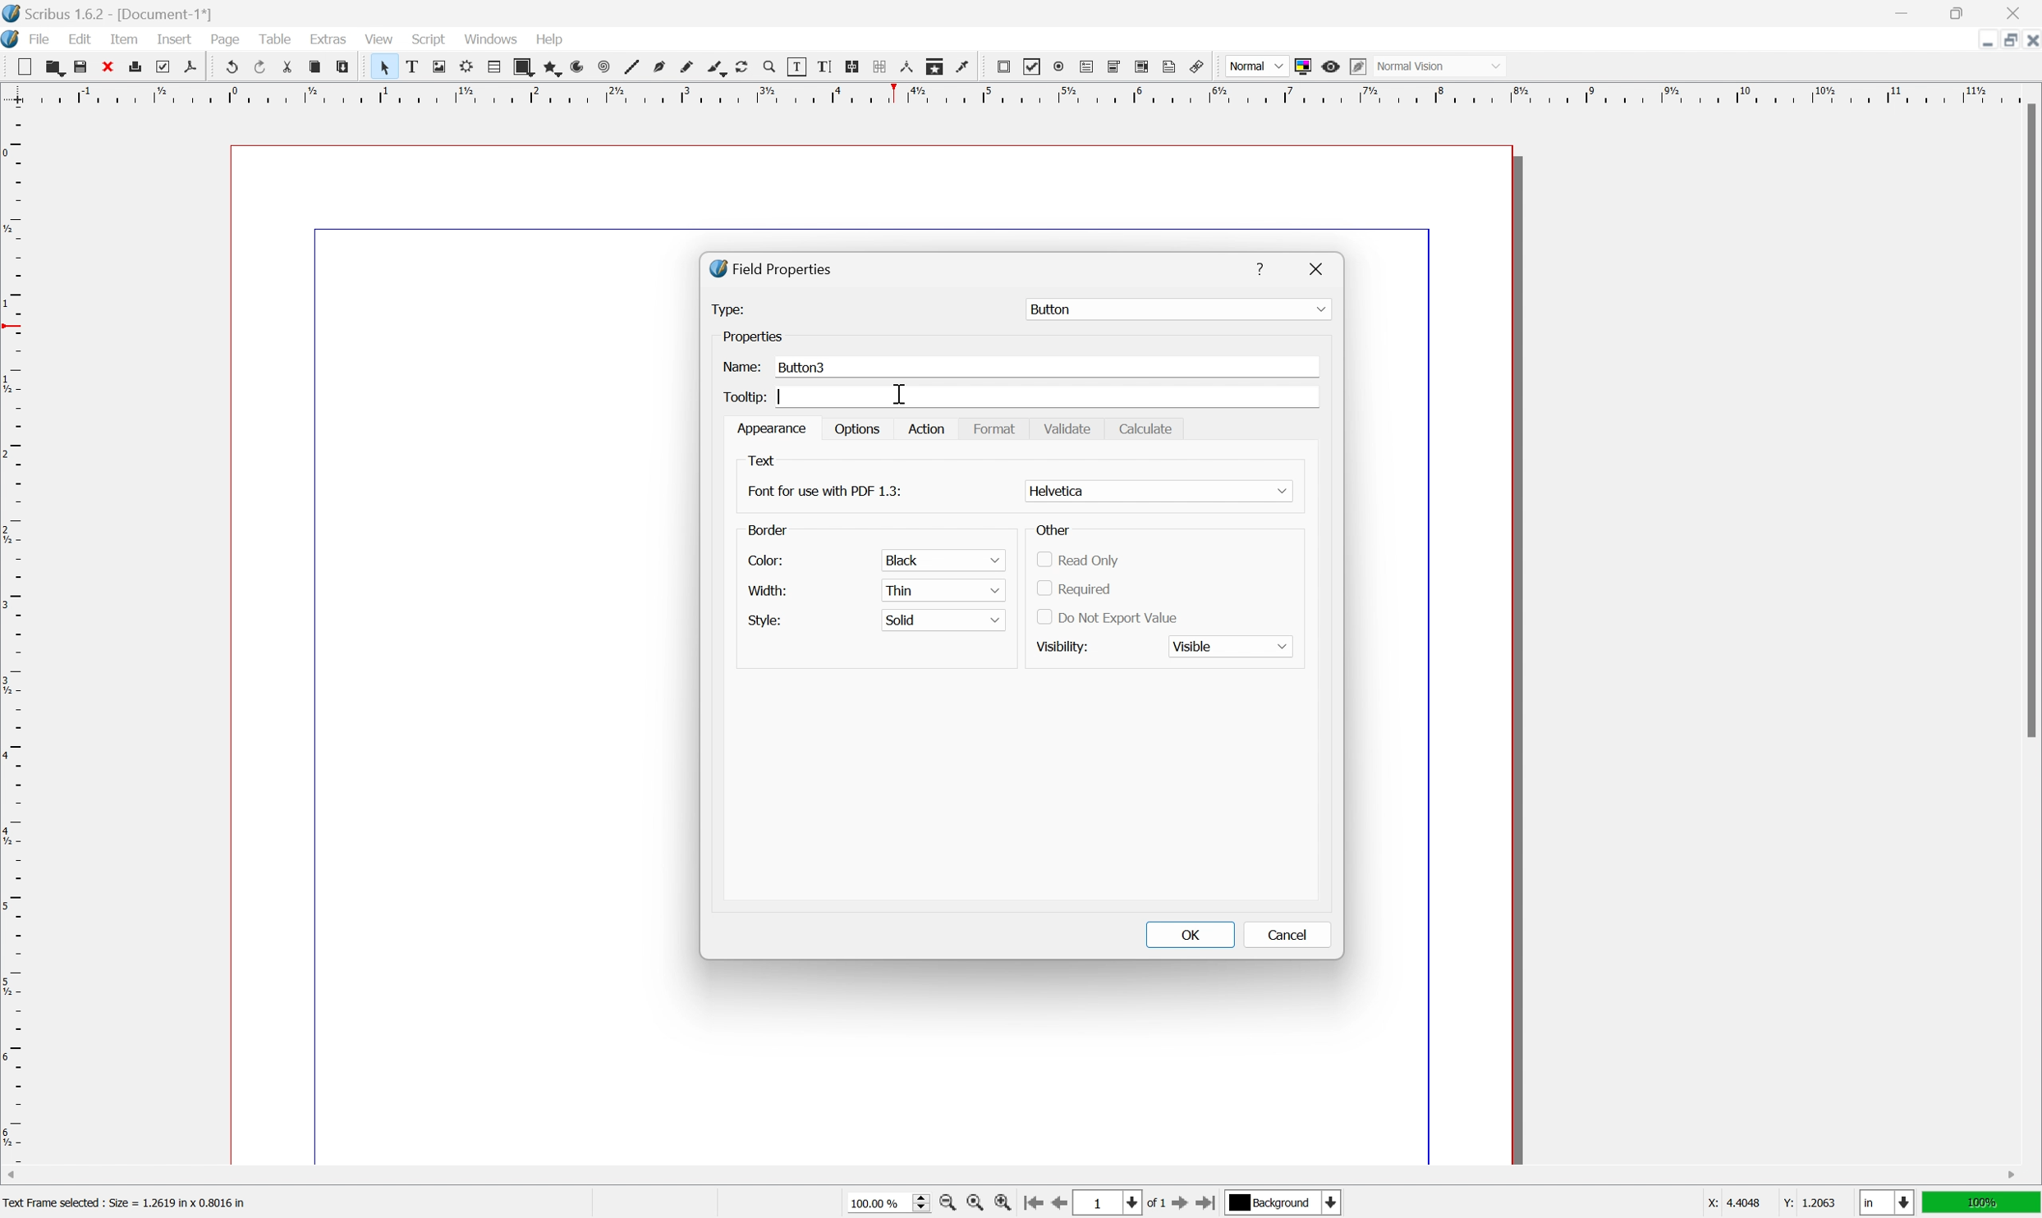 Image resolution: width=2042 pixels, height=1218 pixels. Describe the element at coordinates (782, 396) in the screenshot. I see `Typing cursor` at that location.